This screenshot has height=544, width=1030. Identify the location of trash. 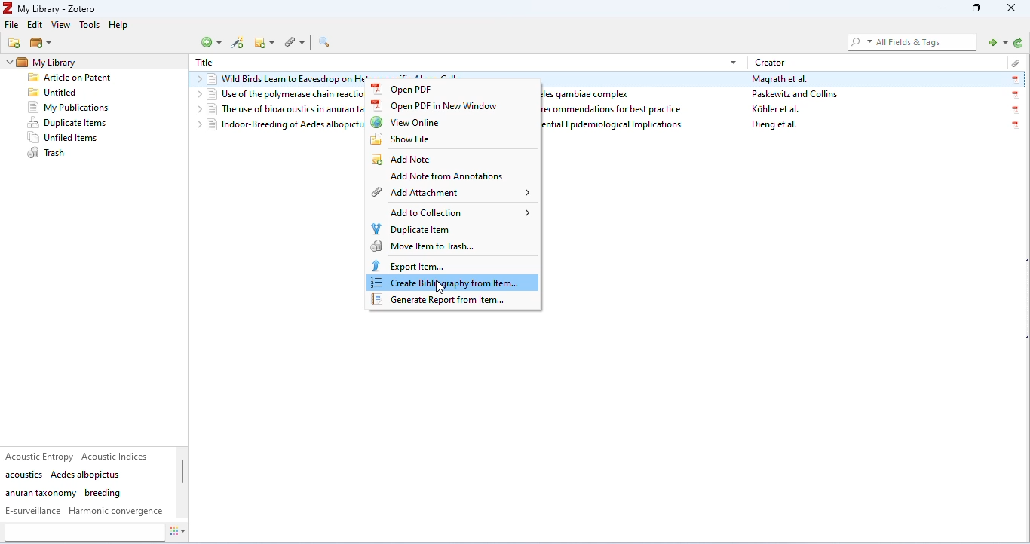
(48, 153).